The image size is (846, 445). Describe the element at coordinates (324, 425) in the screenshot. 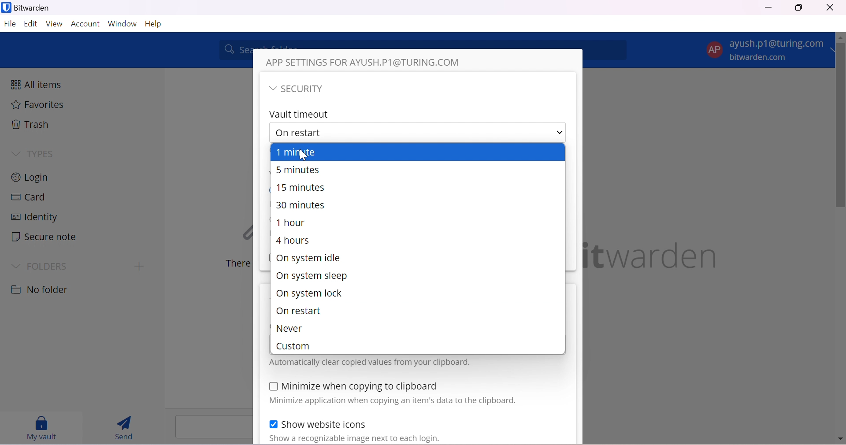

I see `` at that location.